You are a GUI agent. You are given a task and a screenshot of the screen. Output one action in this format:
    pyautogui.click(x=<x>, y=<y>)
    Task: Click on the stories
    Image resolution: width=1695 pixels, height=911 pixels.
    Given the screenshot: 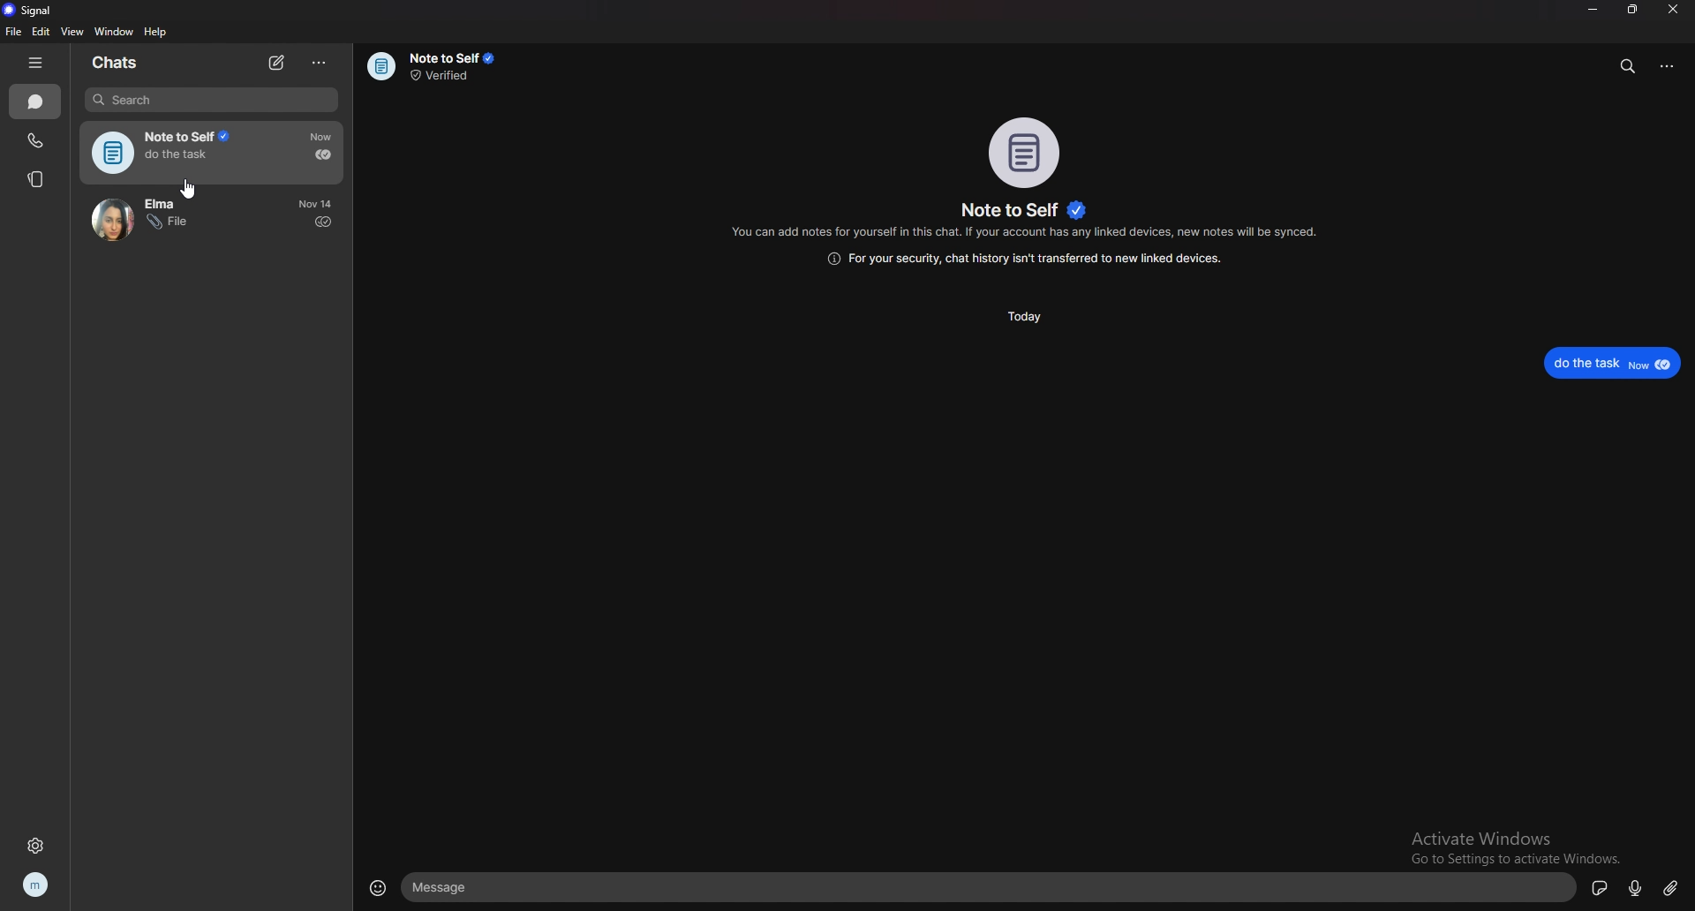 What is the action you would take?
    pyautogui.click(x=34, y=178)
    